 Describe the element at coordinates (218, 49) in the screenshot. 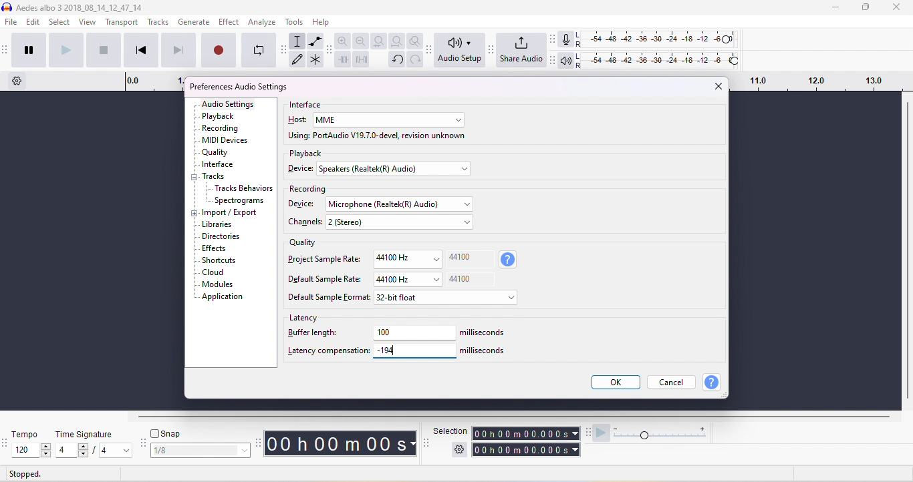

I see `record` at that location.